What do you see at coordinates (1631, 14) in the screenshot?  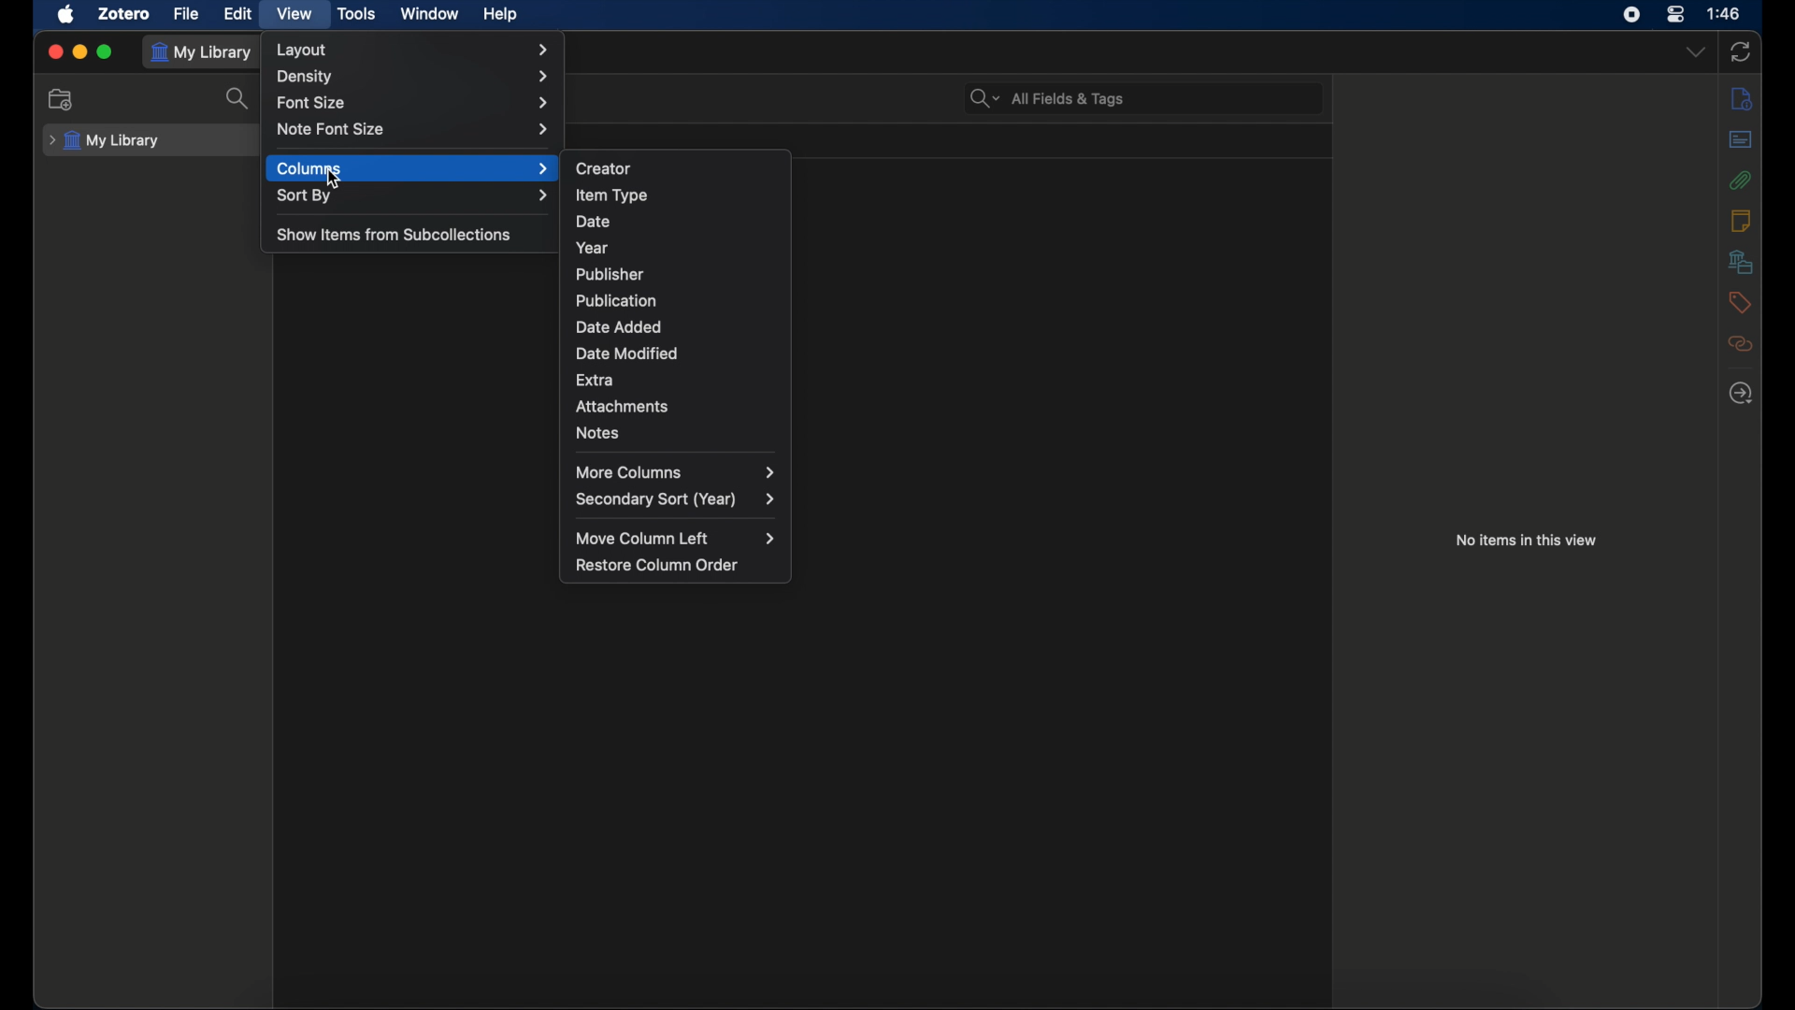 I see `screen recorder` at bounding box center [1631, 14].